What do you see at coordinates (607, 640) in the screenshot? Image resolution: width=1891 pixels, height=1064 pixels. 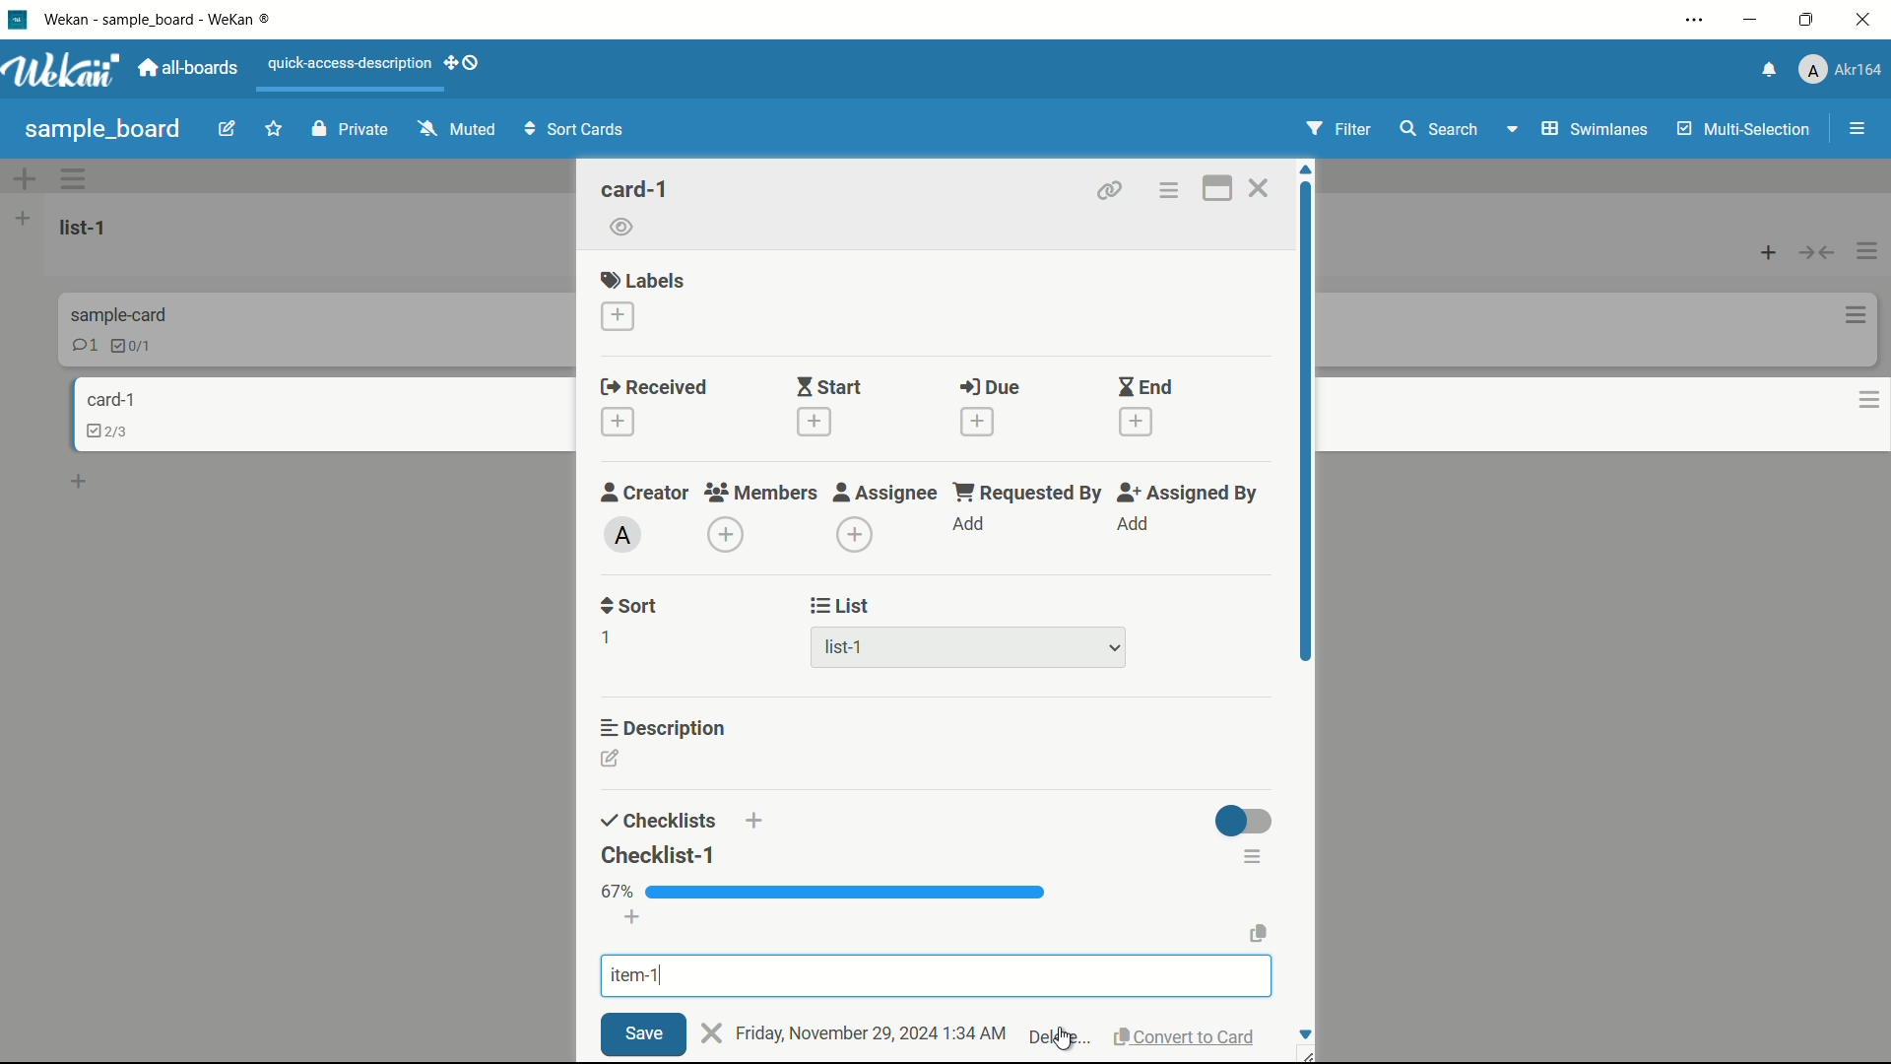 I see `1` at bounding box center [607, 640].